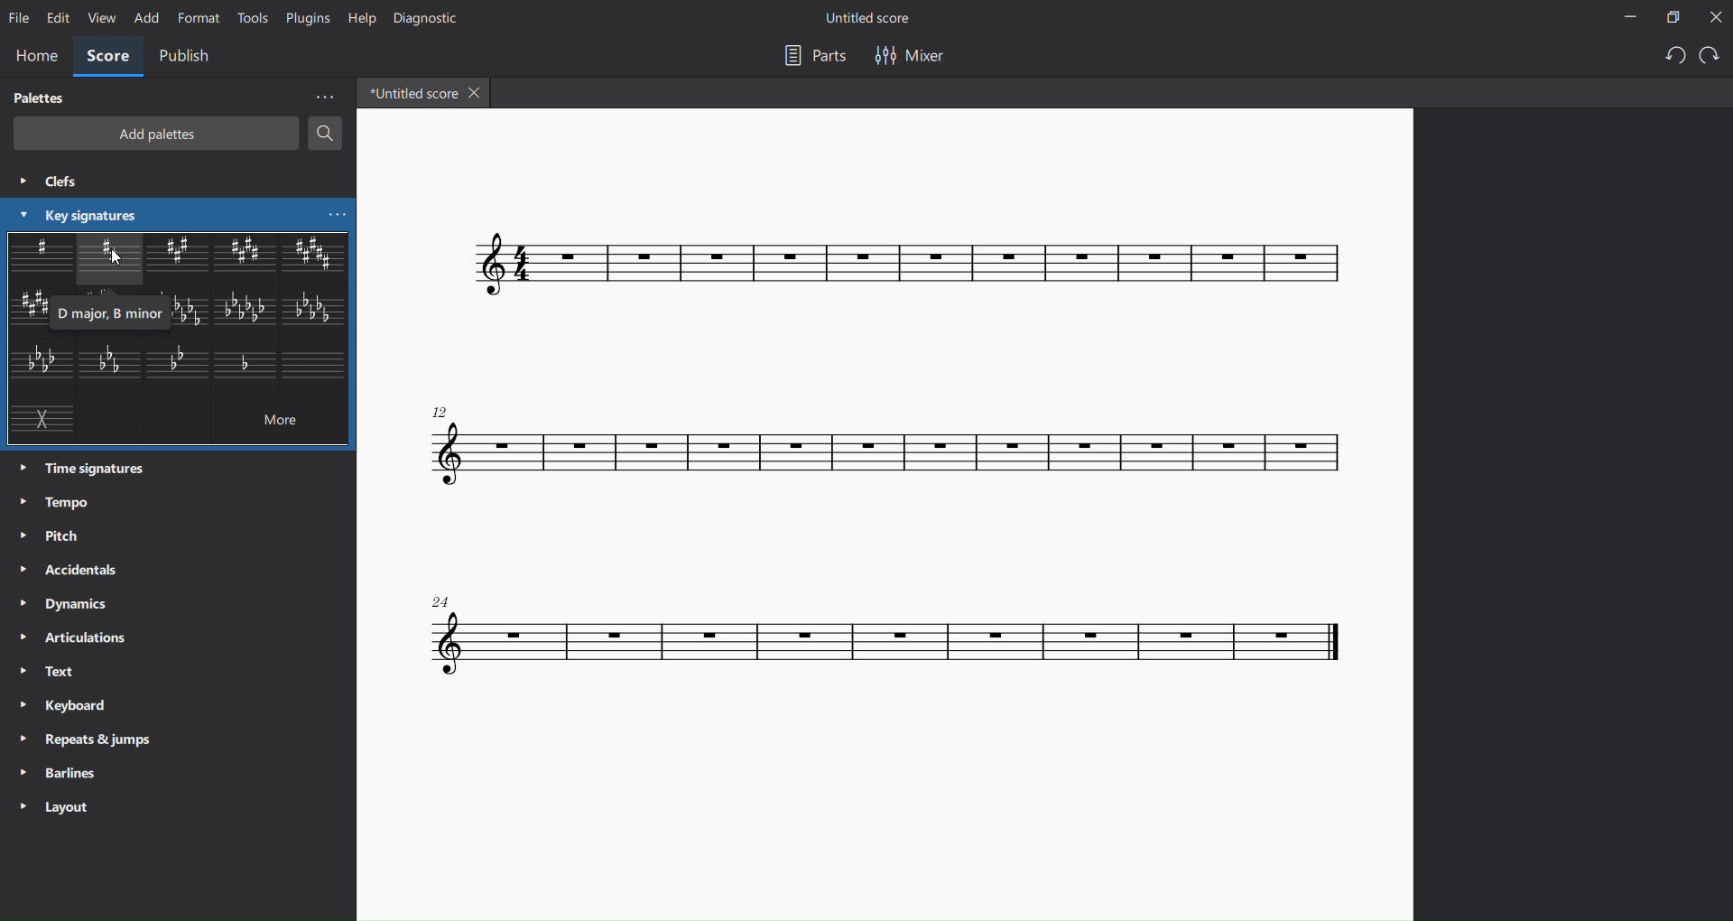  What do you see at coordinates (1709, 55) in the screenshot?
I see `redo` at bounding box center [1709, 55].